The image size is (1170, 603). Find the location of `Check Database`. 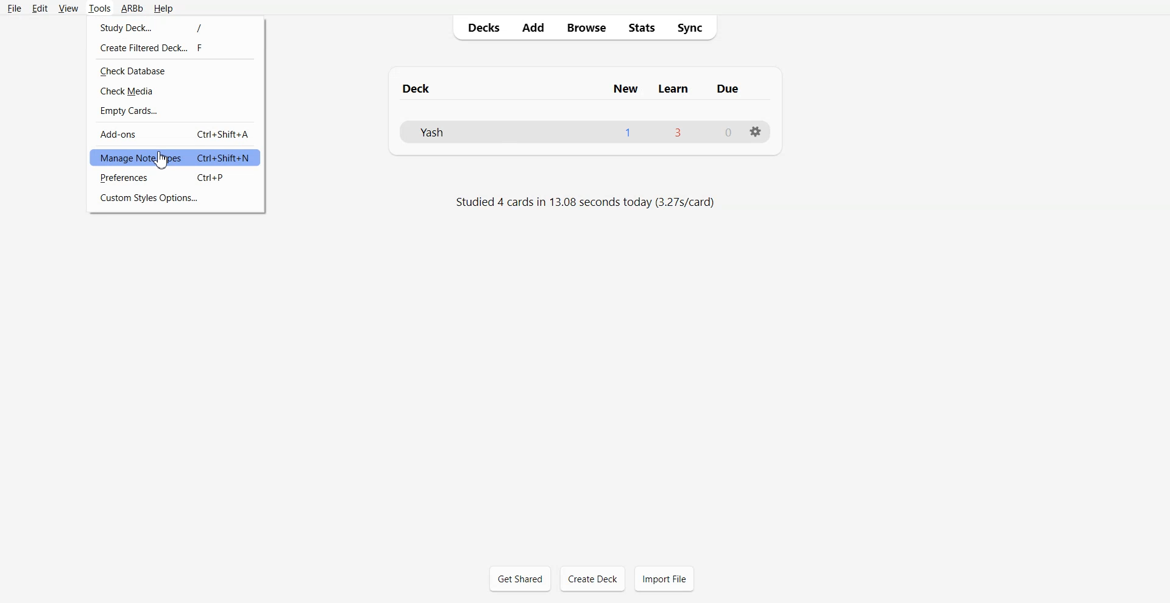

Check Database is located at coordinates (176, 71).